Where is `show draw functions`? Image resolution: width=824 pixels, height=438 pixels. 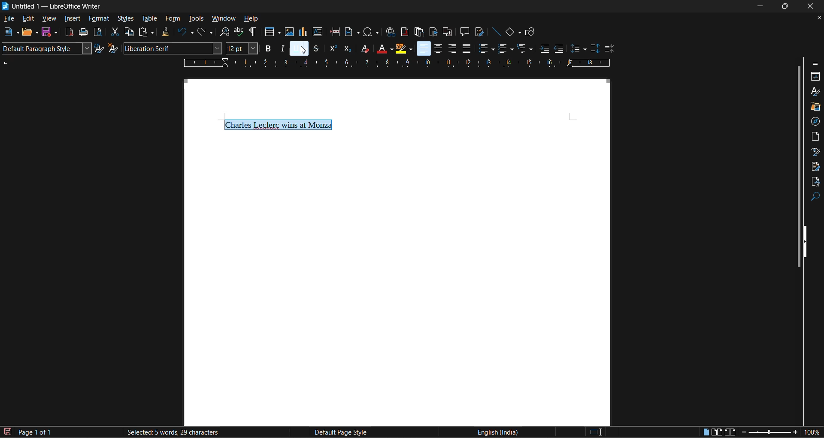 show draw functions is located at coordinates (531, 33).